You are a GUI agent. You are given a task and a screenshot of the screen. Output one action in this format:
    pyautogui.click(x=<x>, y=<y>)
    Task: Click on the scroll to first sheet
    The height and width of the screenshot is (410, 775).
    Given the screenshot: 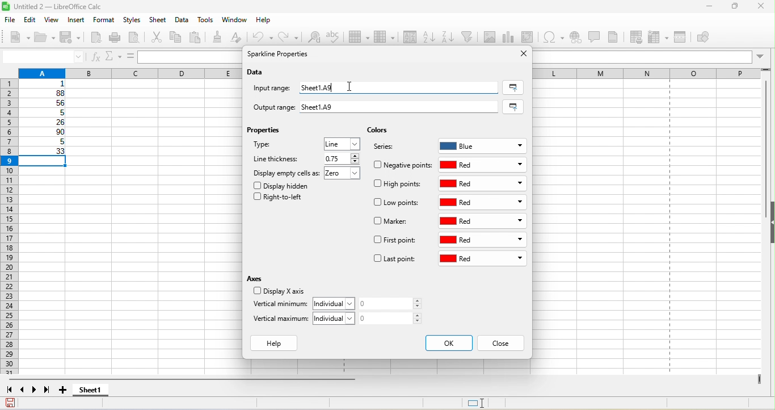 What is the action you would take?
    pyautogui.click(x=9, y=390)
    